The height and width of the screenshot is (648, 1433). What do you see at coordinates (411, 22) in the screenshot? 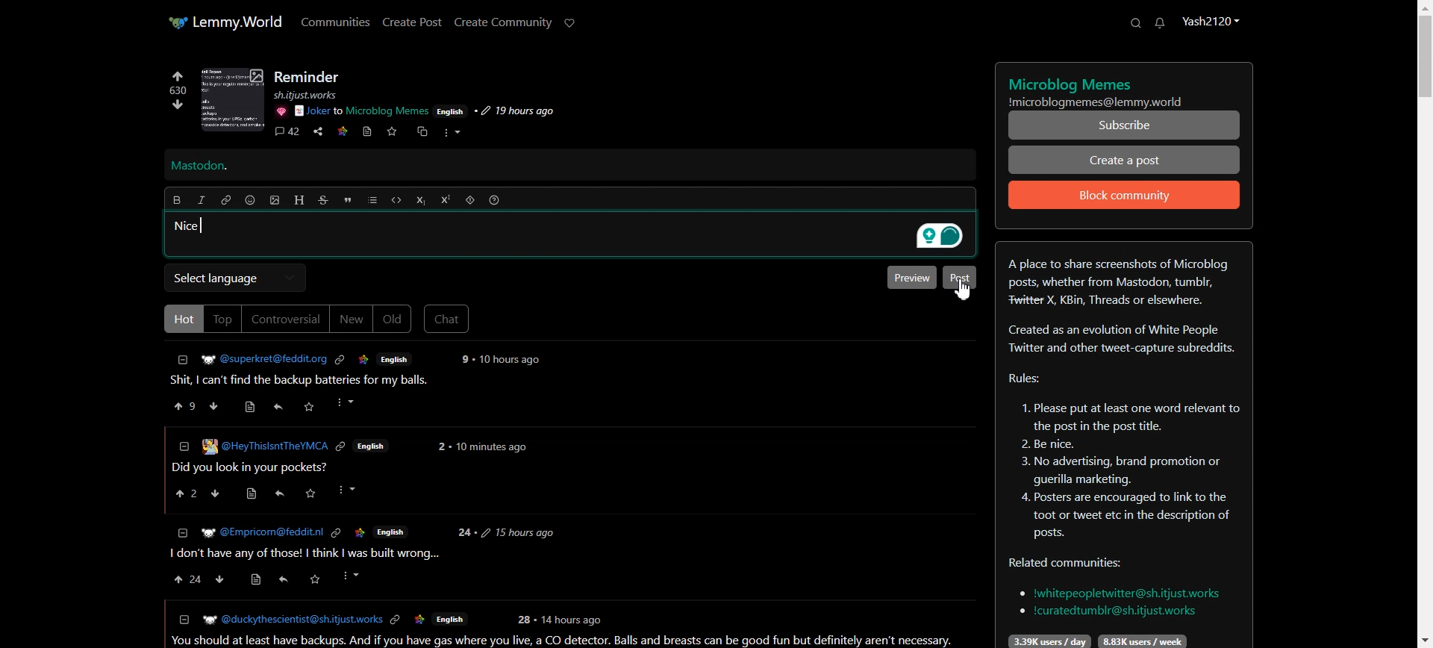
I see `Create Post` at bounding box center [411, 22].